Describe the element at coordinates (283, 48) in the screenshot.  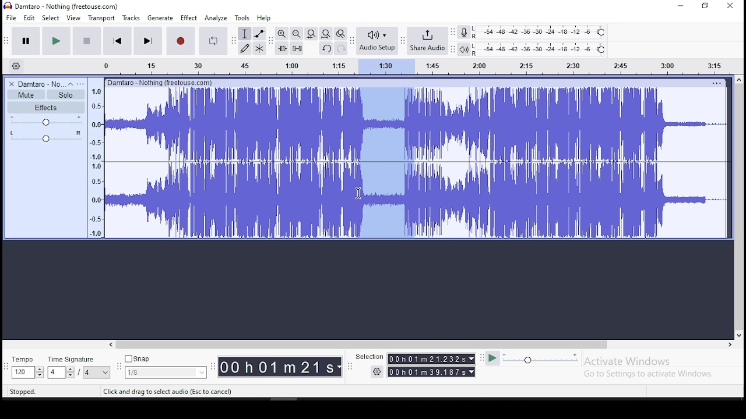
I see `trim audio outside selection` at that location.